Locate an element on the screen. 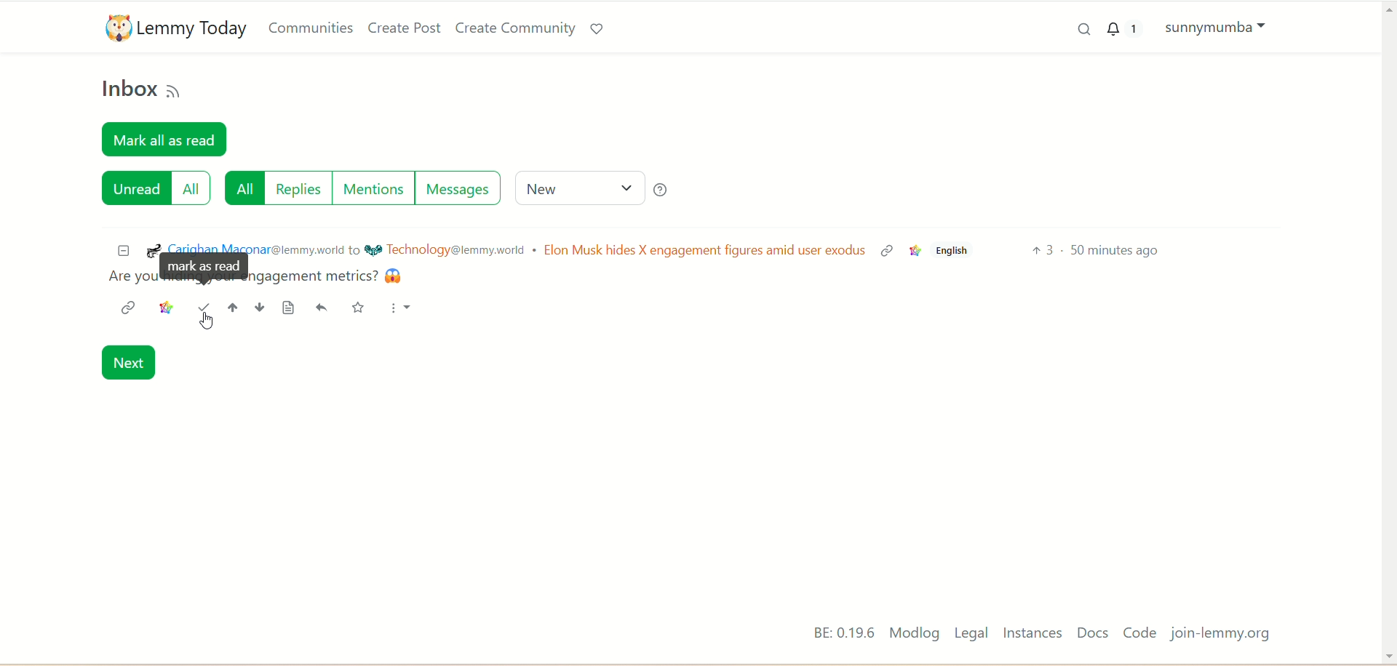 The width and height of the screenshot is (1397, 666). messages is located at coordinates (457, 189).